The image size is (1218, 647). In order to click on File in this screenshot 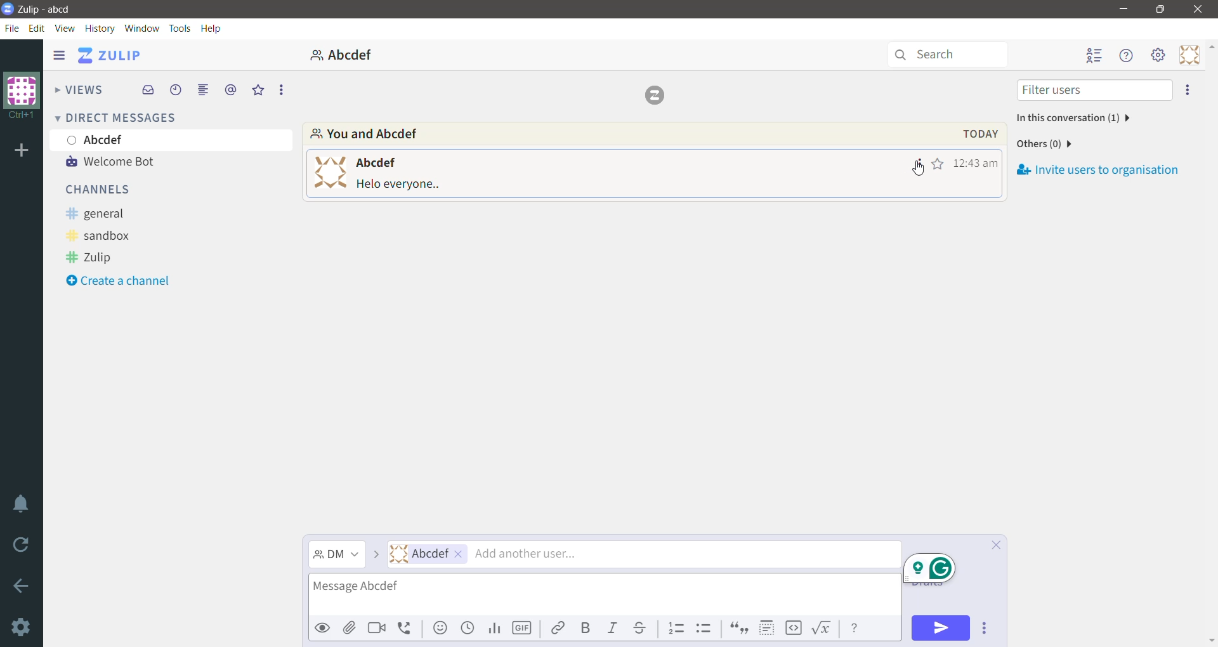, I will do `click(12, 29)`.